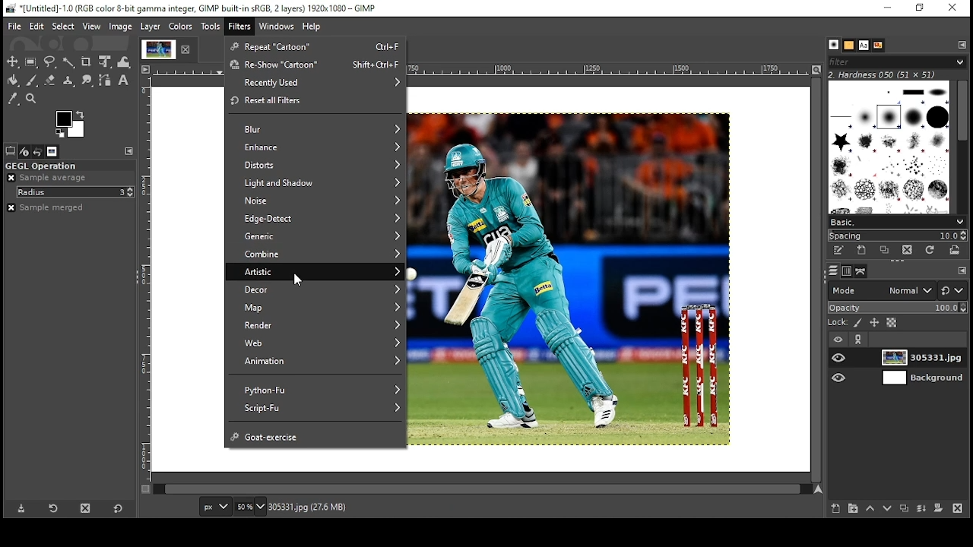  Describe the element at coordinates (316, 83) in the screenshot. I see `recently used` at that location.